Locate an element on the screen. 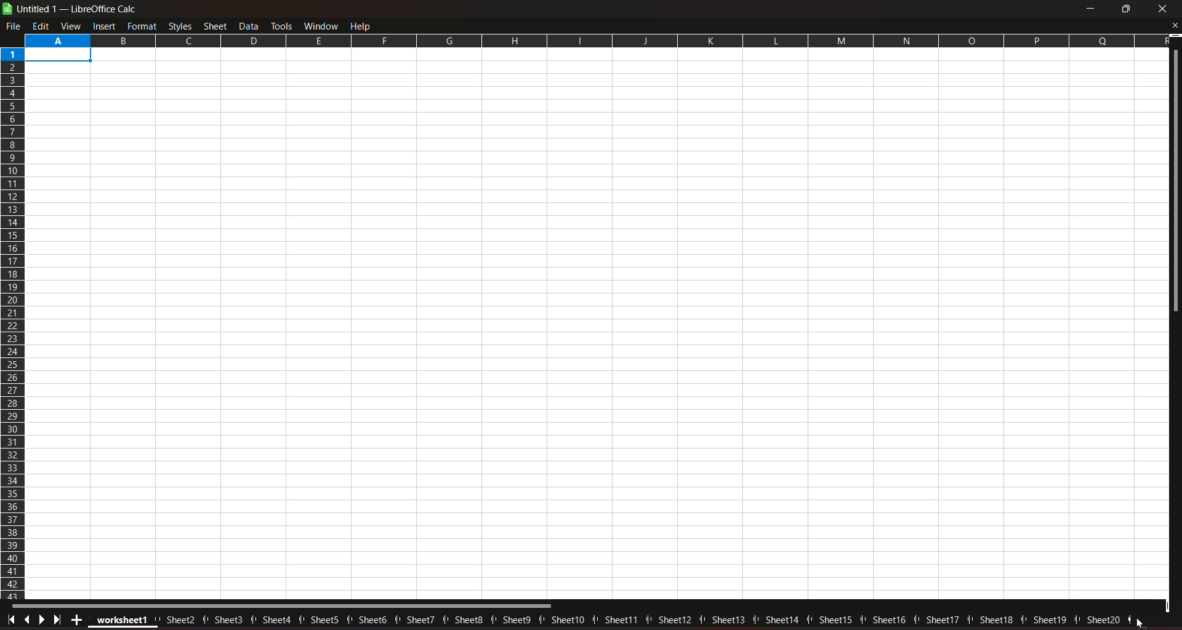  format is located at coordinates (142, 26).